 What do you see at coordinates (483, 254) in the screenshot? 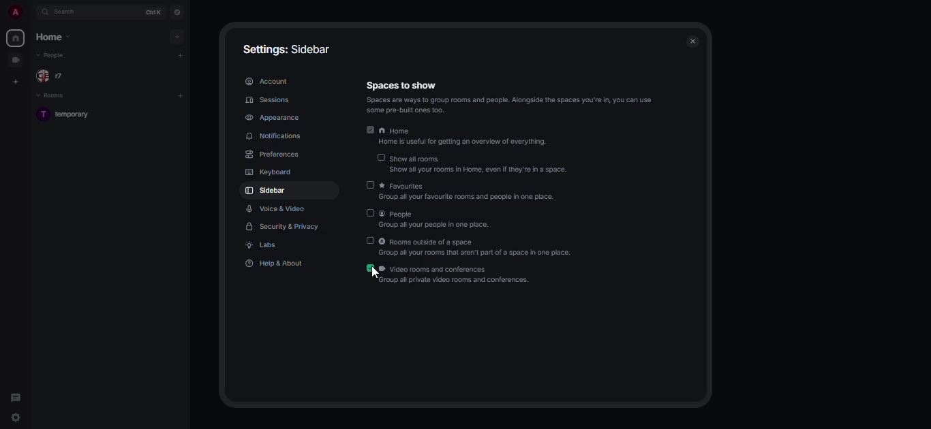
I see `Group all your rooms that aren't part of a space in one place.` at bounding box center [483, 254].